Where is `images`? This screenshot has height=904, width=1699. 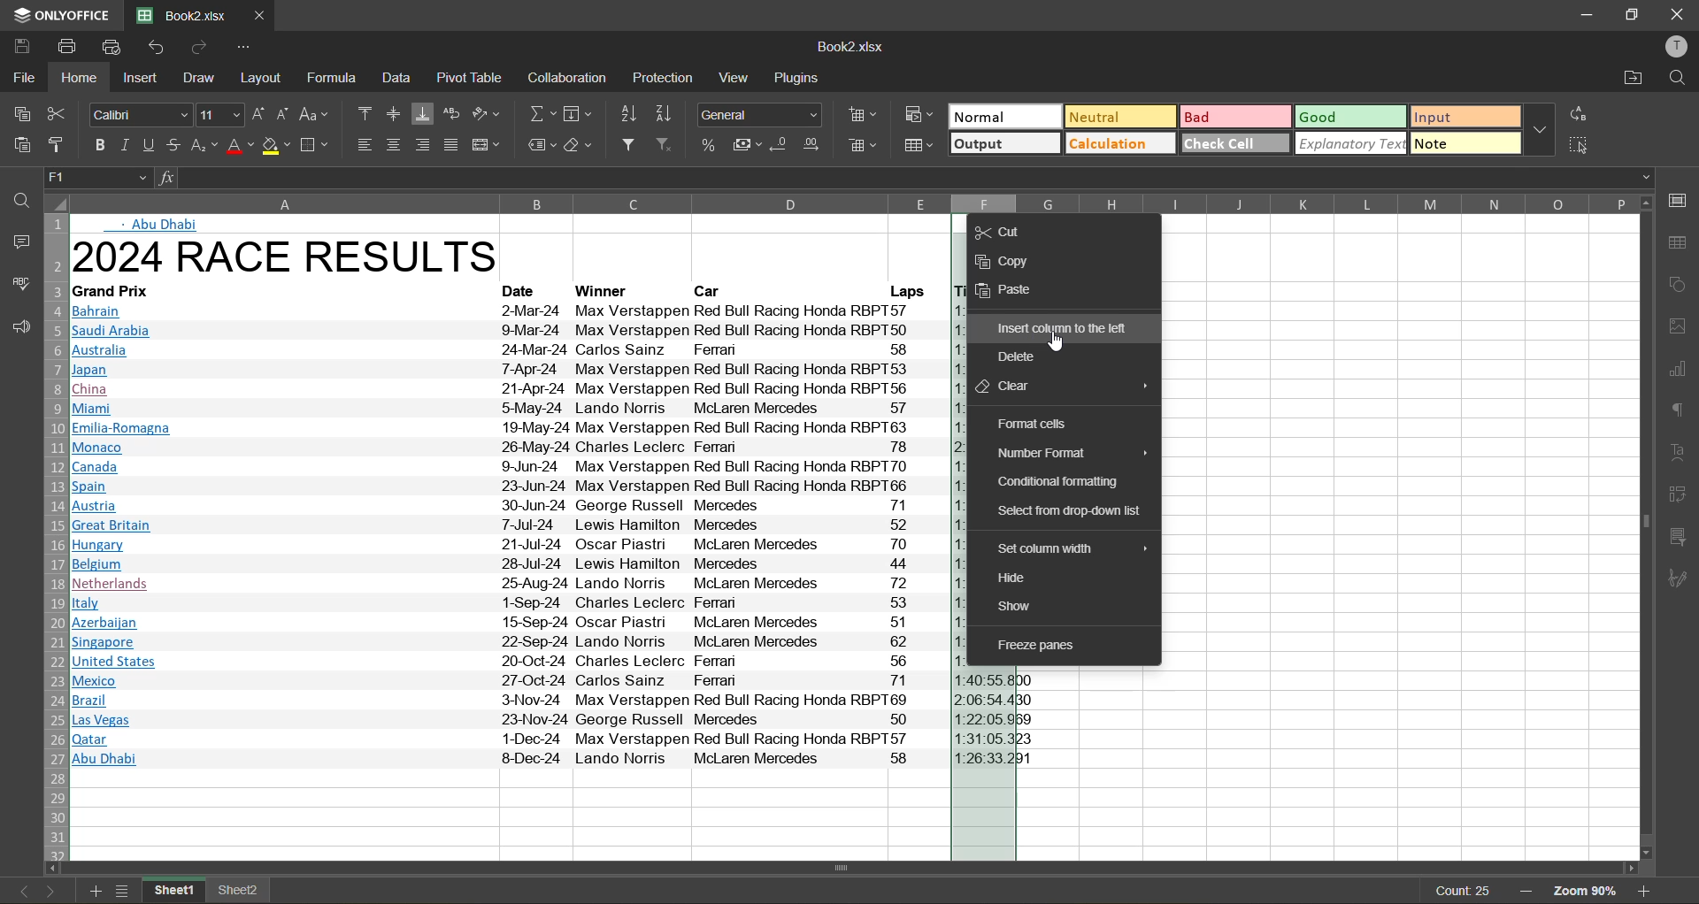 images is located at coordinates (1682, 326).